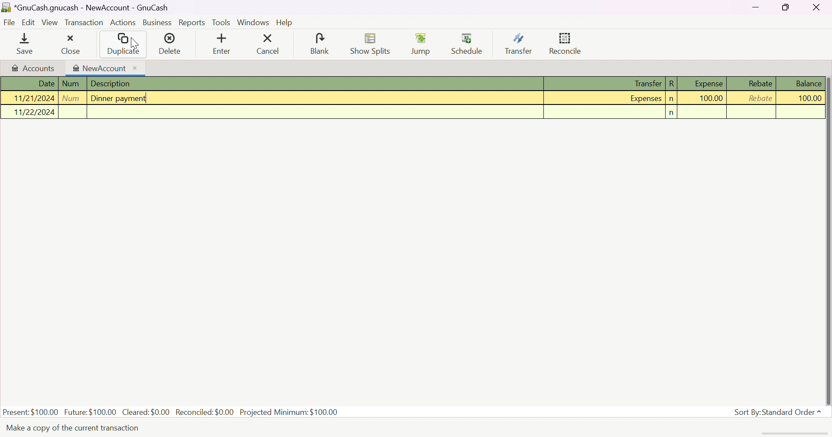 The height and width of the screenshot is (437, 832). What do you see at coordinates (644, 99) in the screenshot?
I see `Expenses` at bounding box center [644, 99].